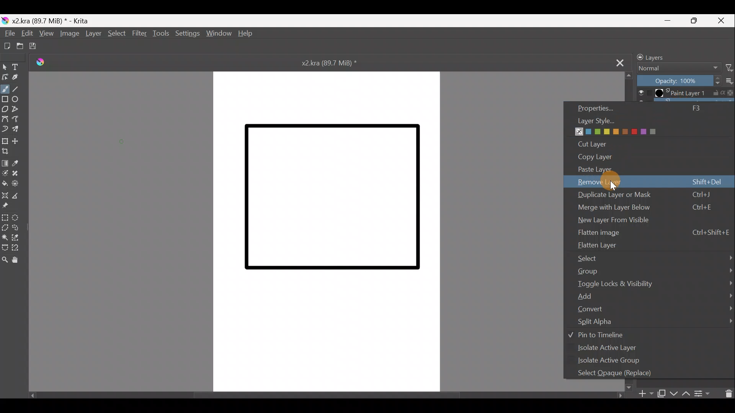 The width and height of the screenshot is (735, 413). Describe the element at coordinates (5, 141) in the screenshot. I see `Transform a layer/selection` at that location.